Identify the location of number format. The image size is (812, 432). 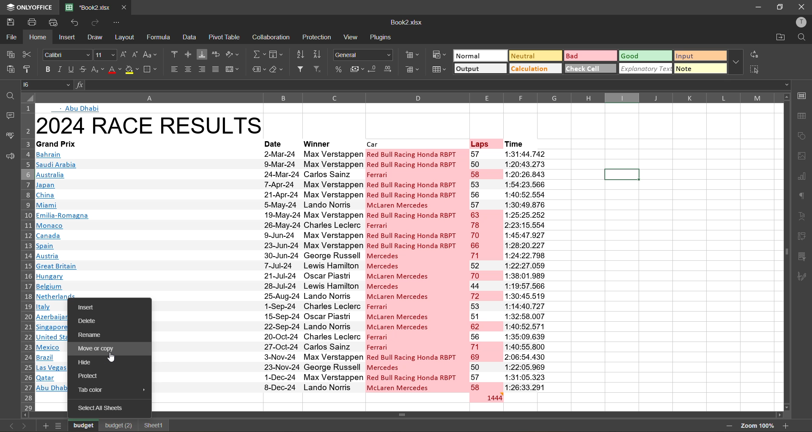
(365, 54).